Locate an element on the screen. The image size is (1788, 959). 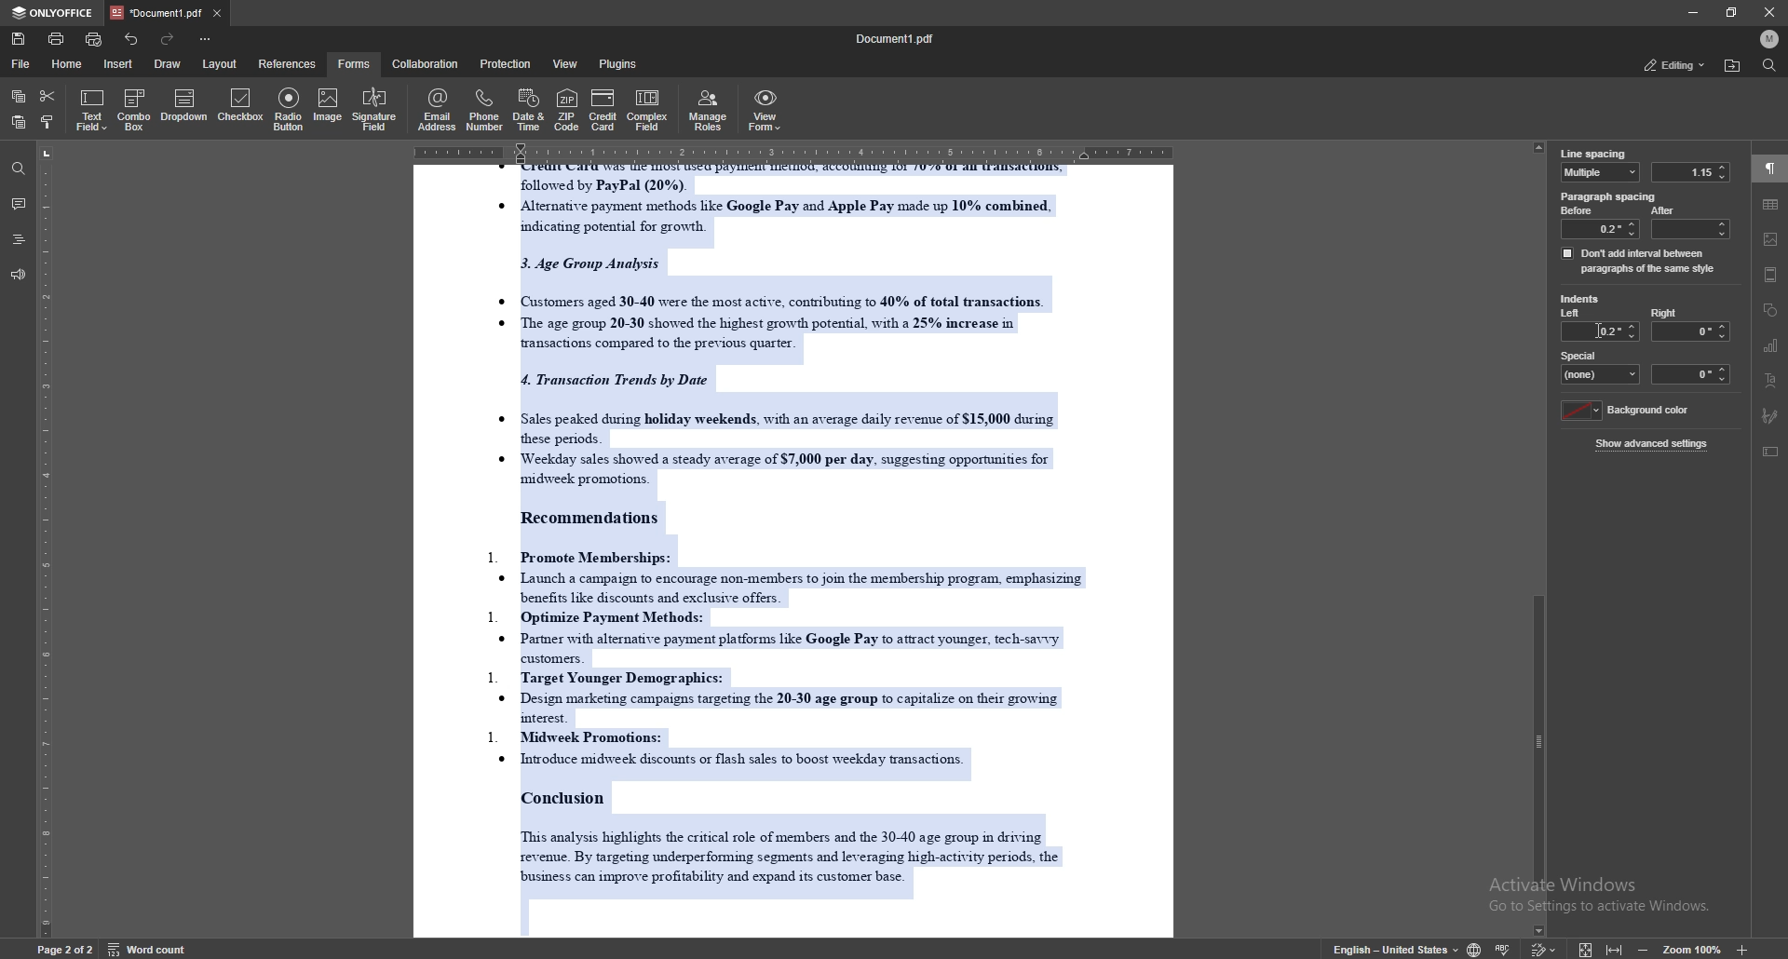
forms is located at coordinates (356, 63).